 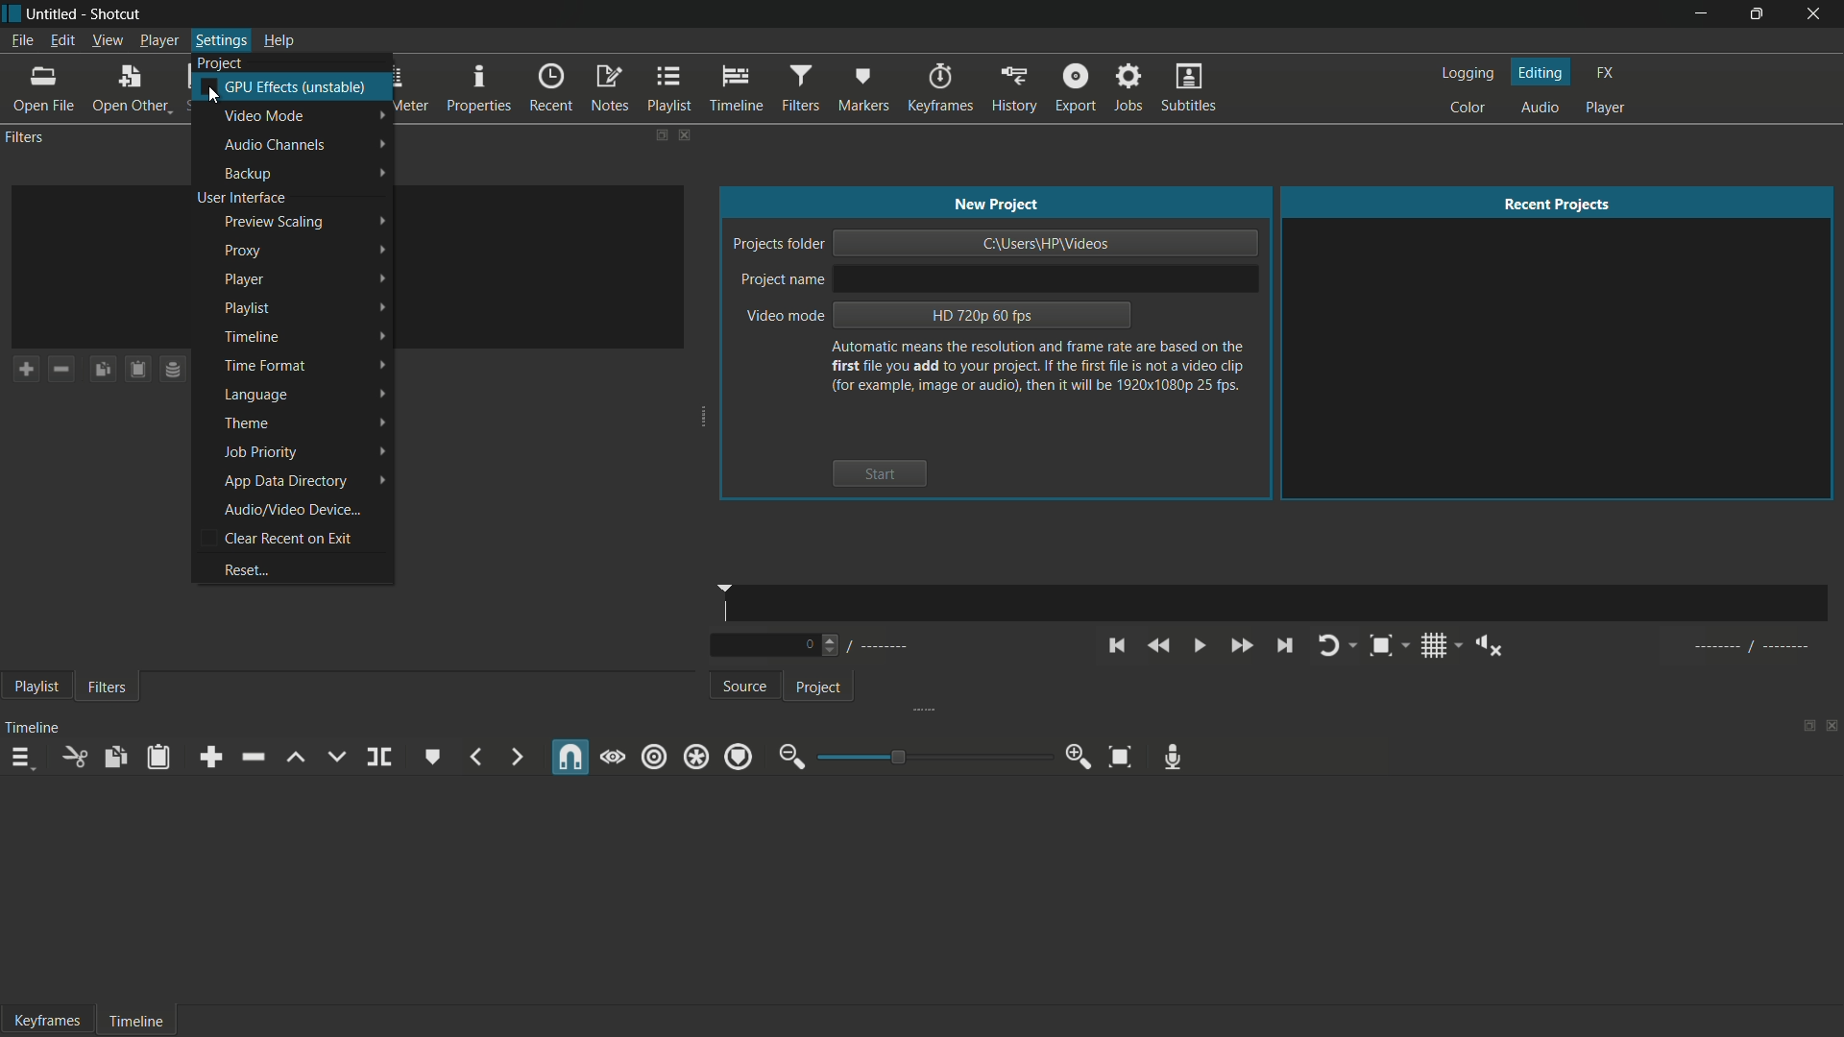 I want to click on maximize, so click(x=1755, y=14).